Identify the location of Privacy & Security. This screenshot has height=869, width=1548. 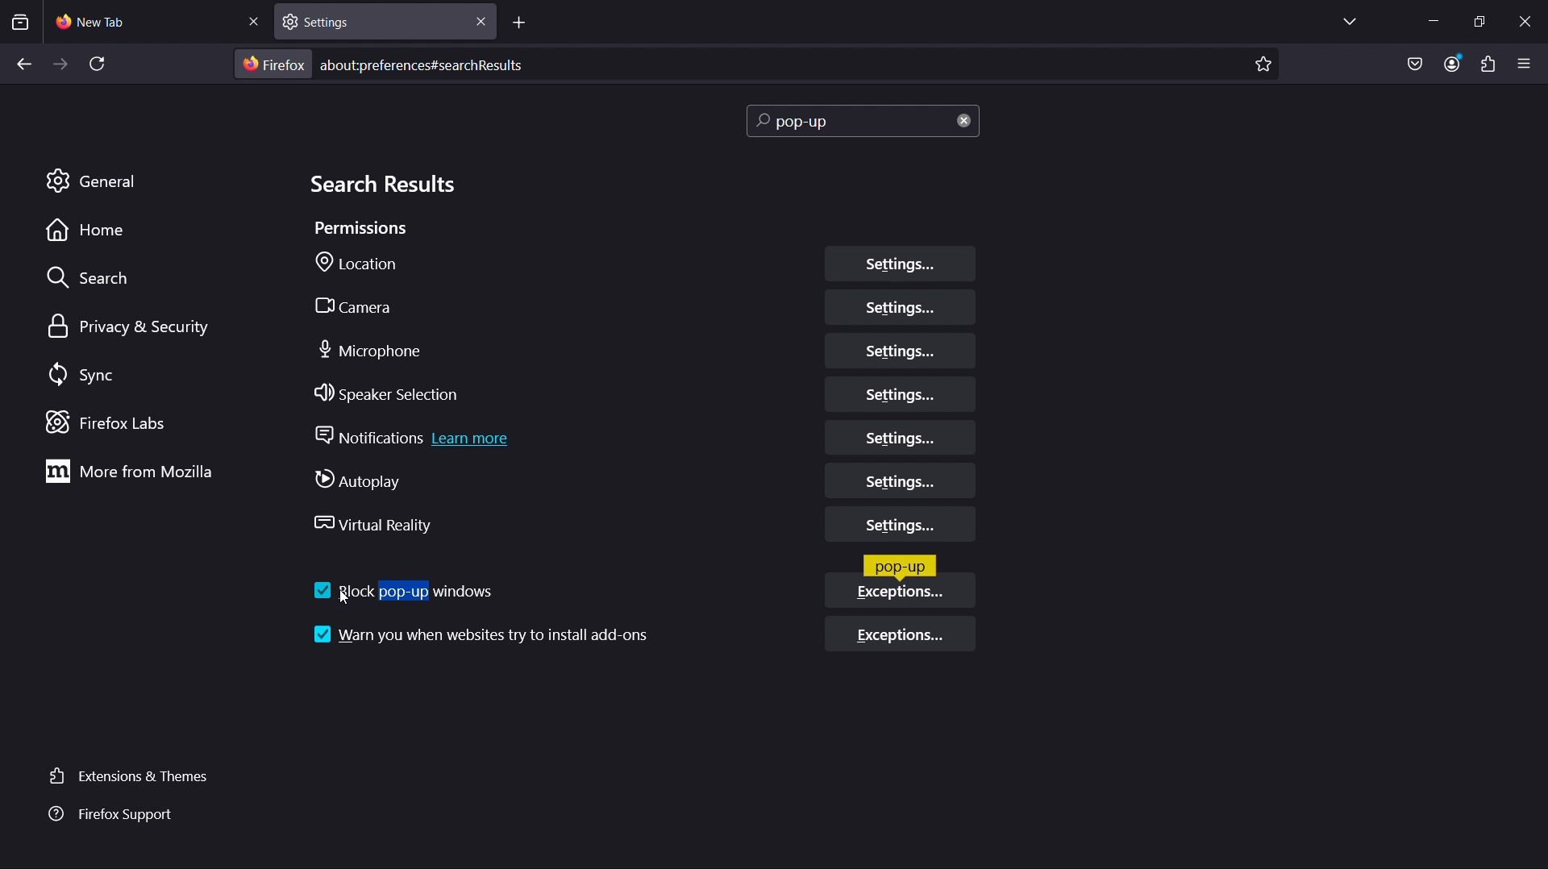
(131, 325).